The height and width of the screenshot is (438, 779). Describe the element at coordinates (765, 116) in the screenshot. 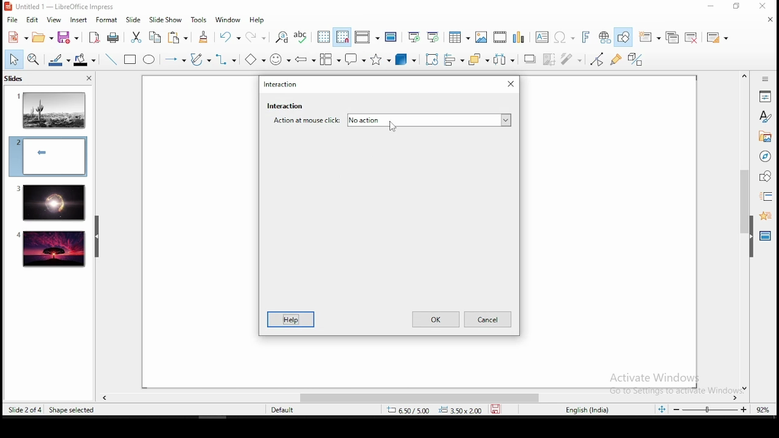

I see `styles` at that location.